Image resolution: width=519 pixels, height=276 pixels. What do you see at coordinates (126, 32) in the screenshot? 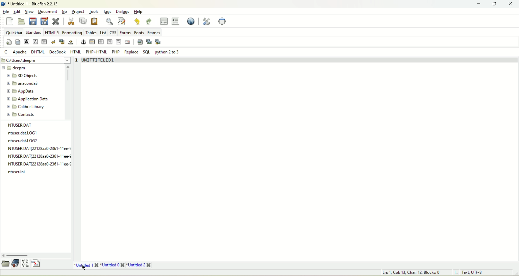
I see `Forms ` at bounding box center [126, 32].